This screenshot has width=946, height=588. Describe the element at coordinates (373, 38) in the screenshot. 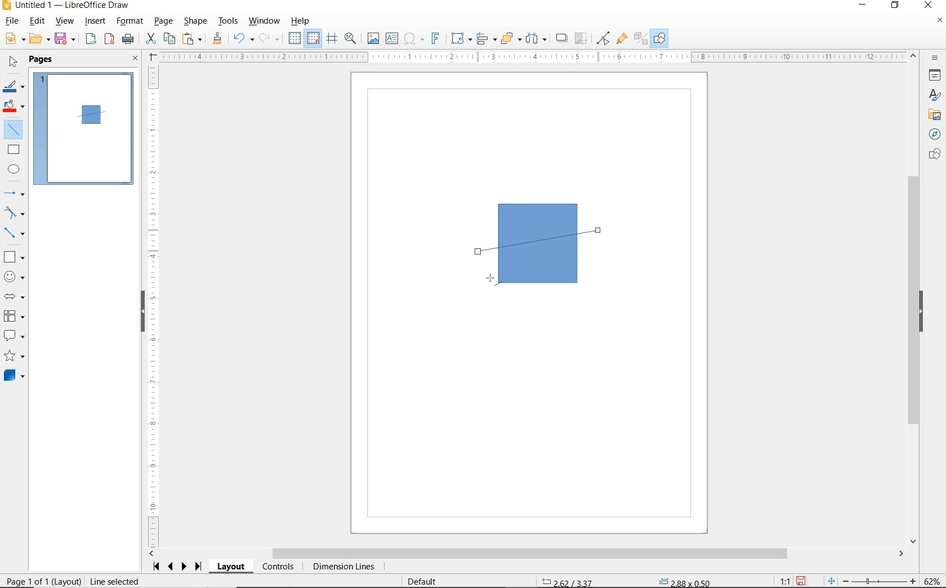

I see `IMAGE` at that location.